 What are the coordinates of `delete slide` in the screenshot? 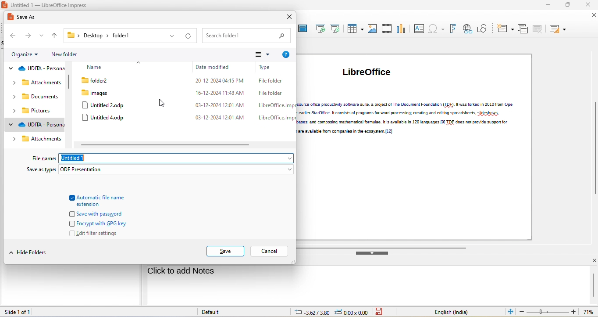 It's located at (539, 29).